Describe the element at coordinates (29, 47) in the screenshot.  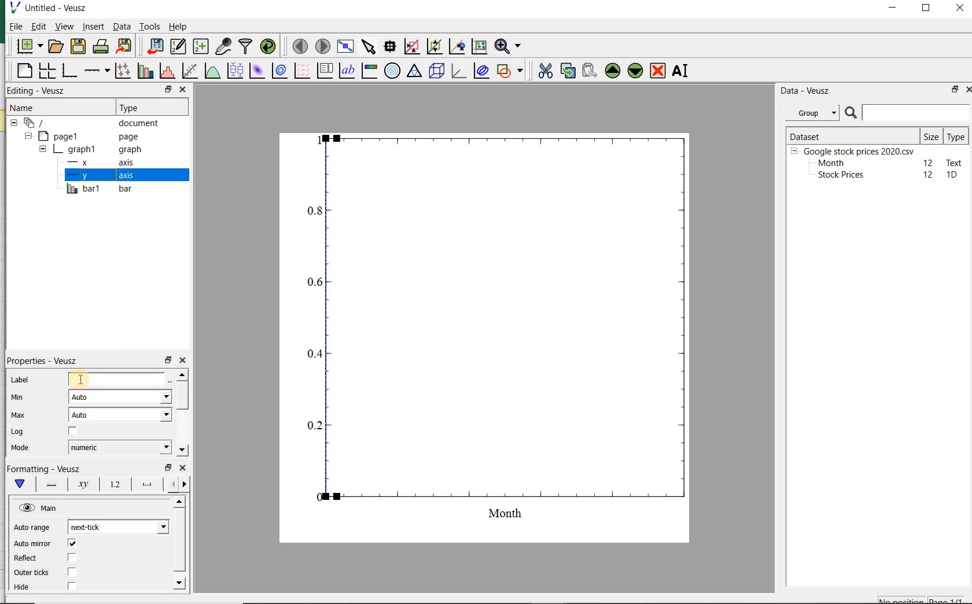
I see `new document` at that location.